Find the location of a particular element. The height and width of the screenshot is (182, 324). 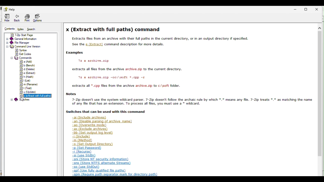

sketches is located at coordinates (24, 100).